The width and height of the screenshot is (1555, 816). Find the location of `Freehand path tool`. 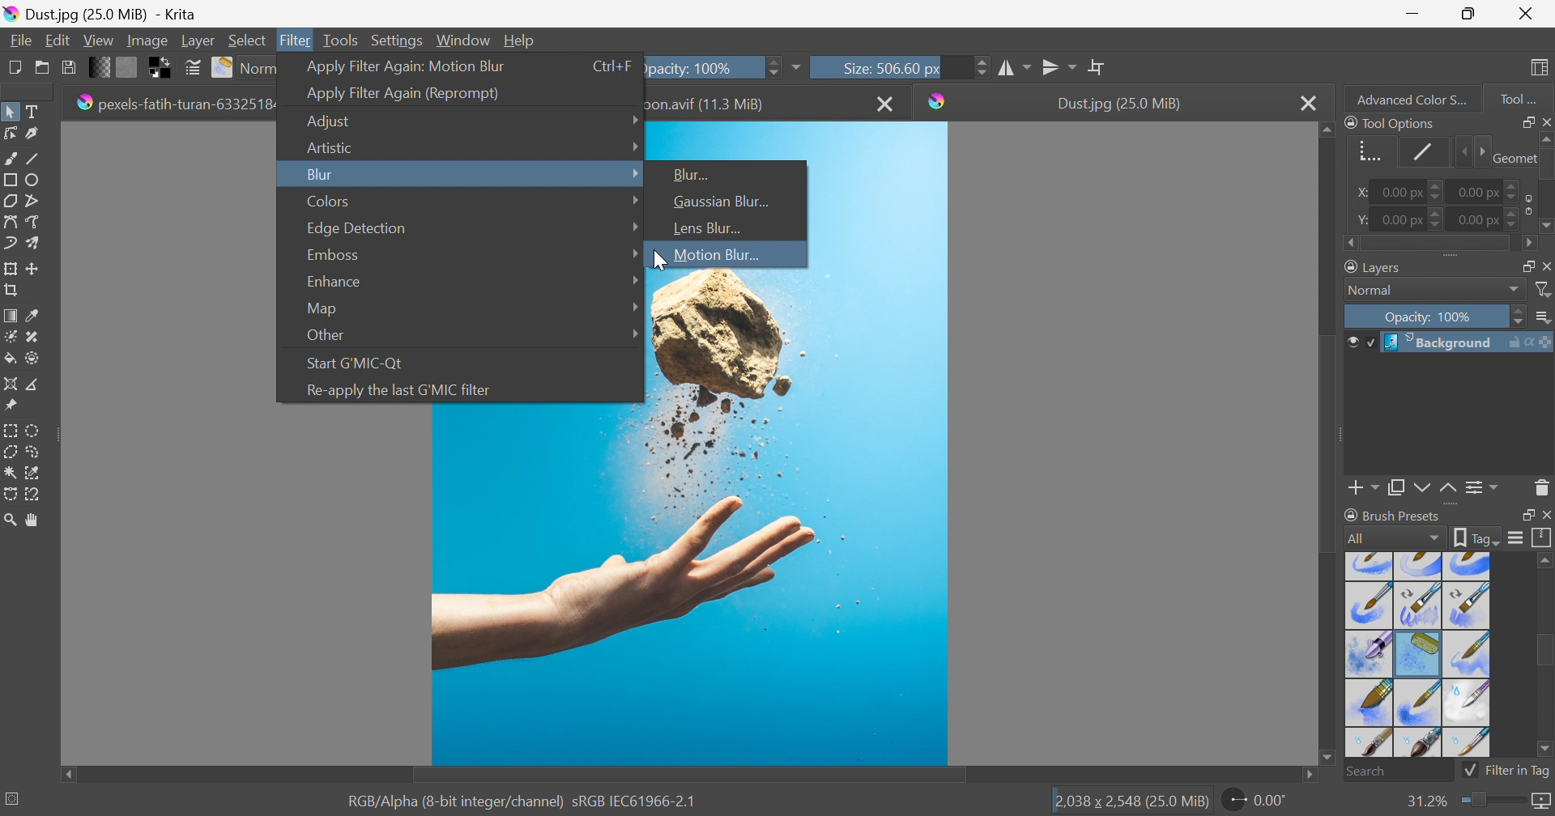

Freehand path tool is located at coordinates (34, 222).